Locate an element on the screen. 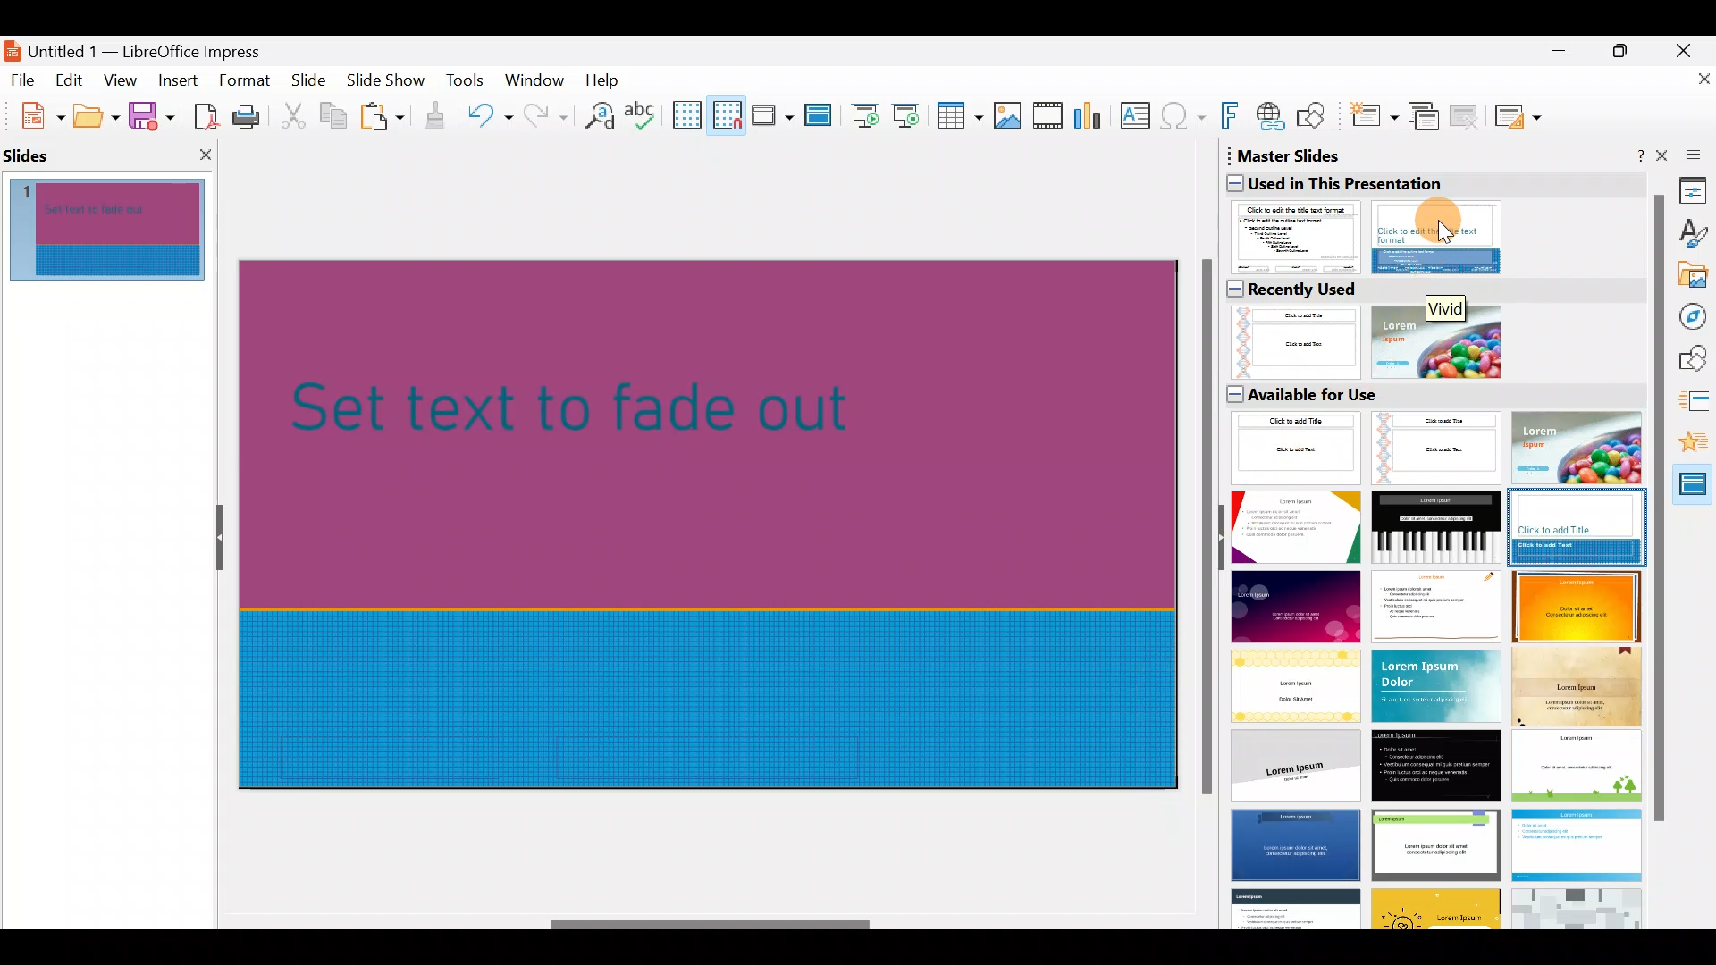 This screenshot has height=965, width=1716. Scroll bar is located at coordinates (1203, 529).